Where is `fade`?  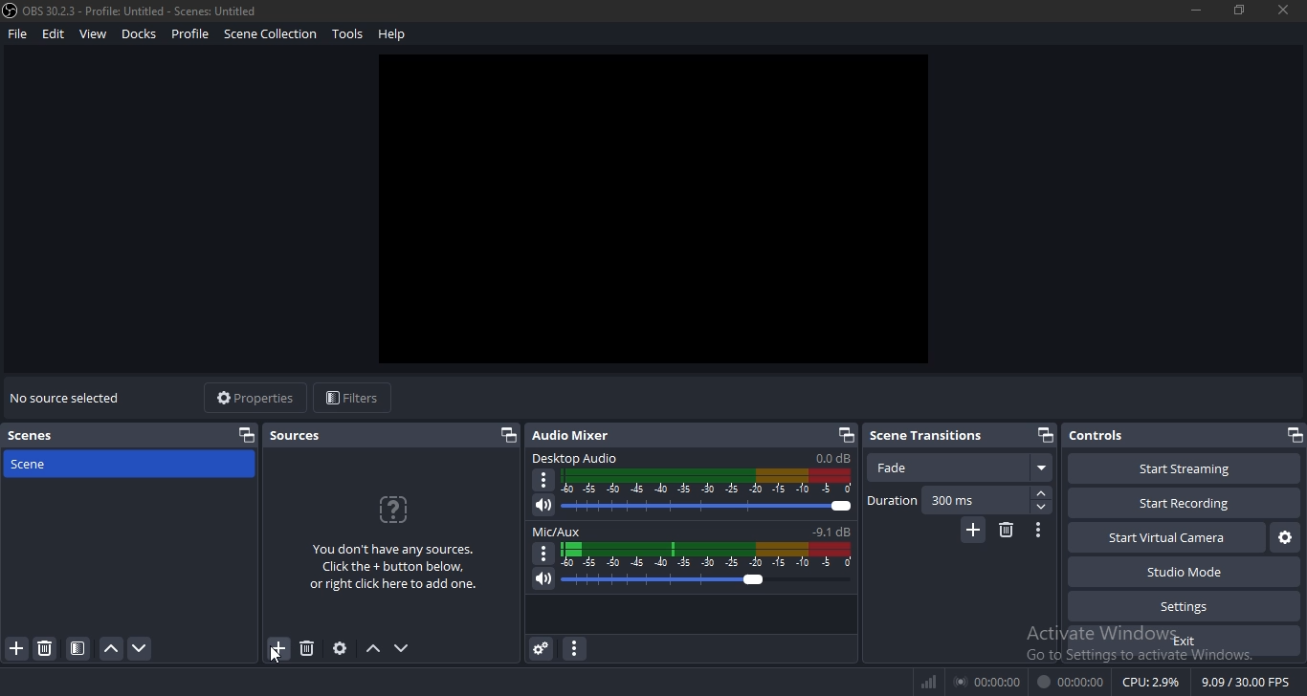 fade is located at coordinates (960, 466).